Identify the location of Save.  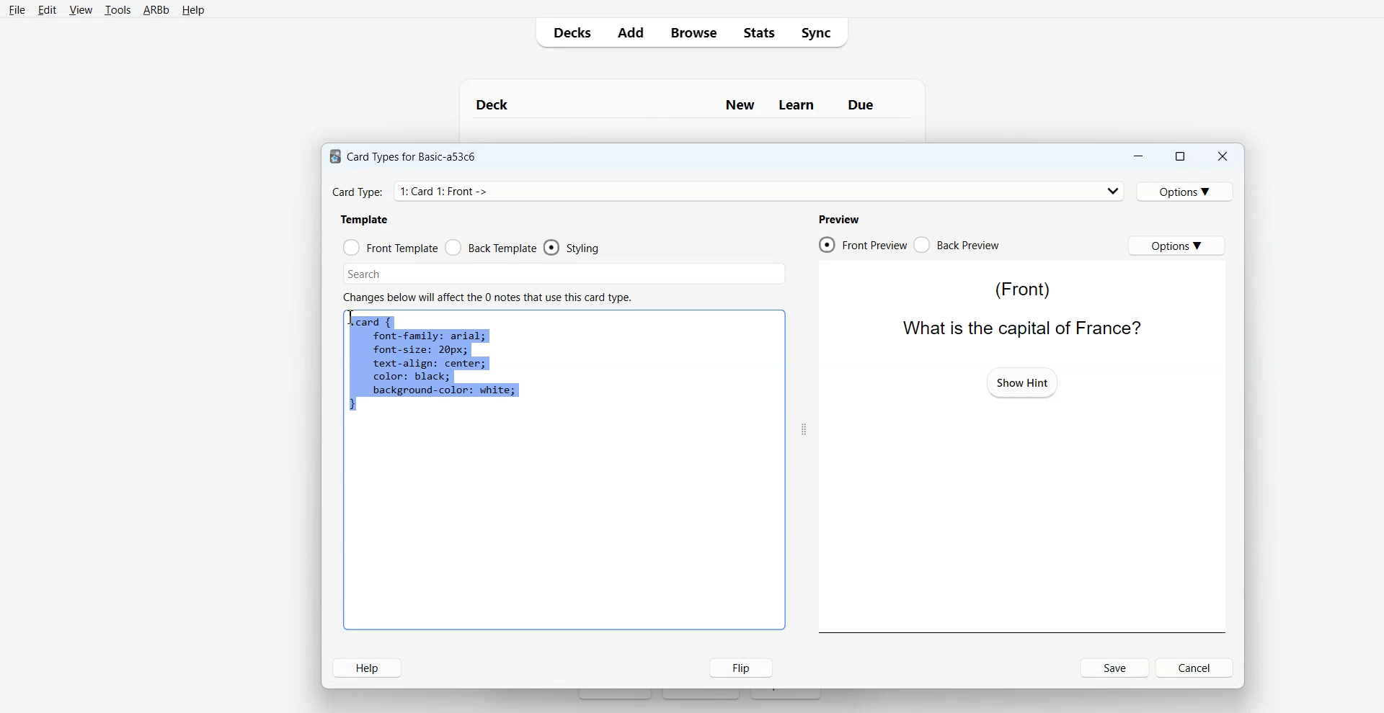
(1116, 668).